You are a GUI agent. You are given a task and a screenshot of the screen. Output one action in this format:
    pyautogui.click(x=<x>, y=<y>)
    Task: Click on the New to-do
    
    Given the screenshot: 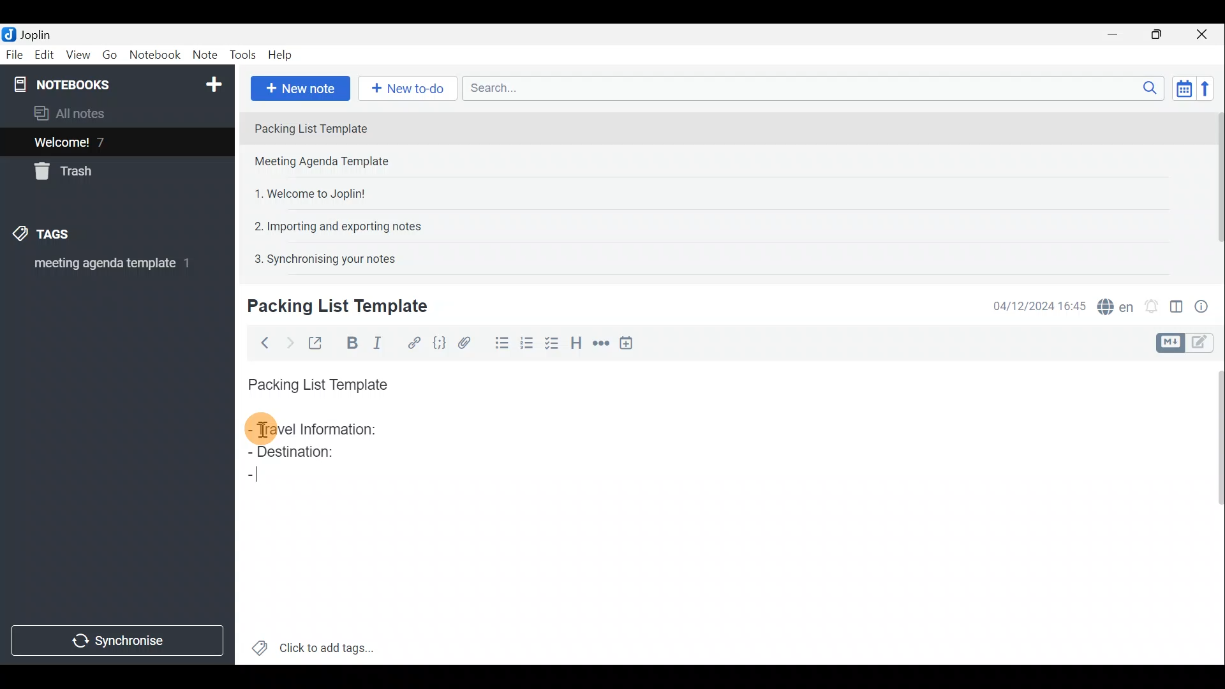 What is the action you would take?
    pyautogui.click(x=408, y=89)
    